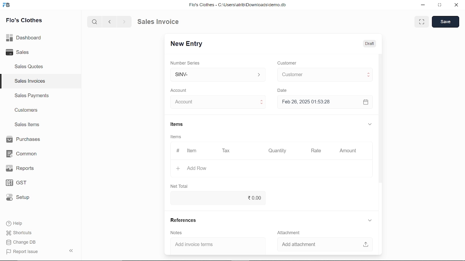  What do you see at coordinates (188, 151) in the screenshot?
I see `Item` at bounding box center [188, 151].